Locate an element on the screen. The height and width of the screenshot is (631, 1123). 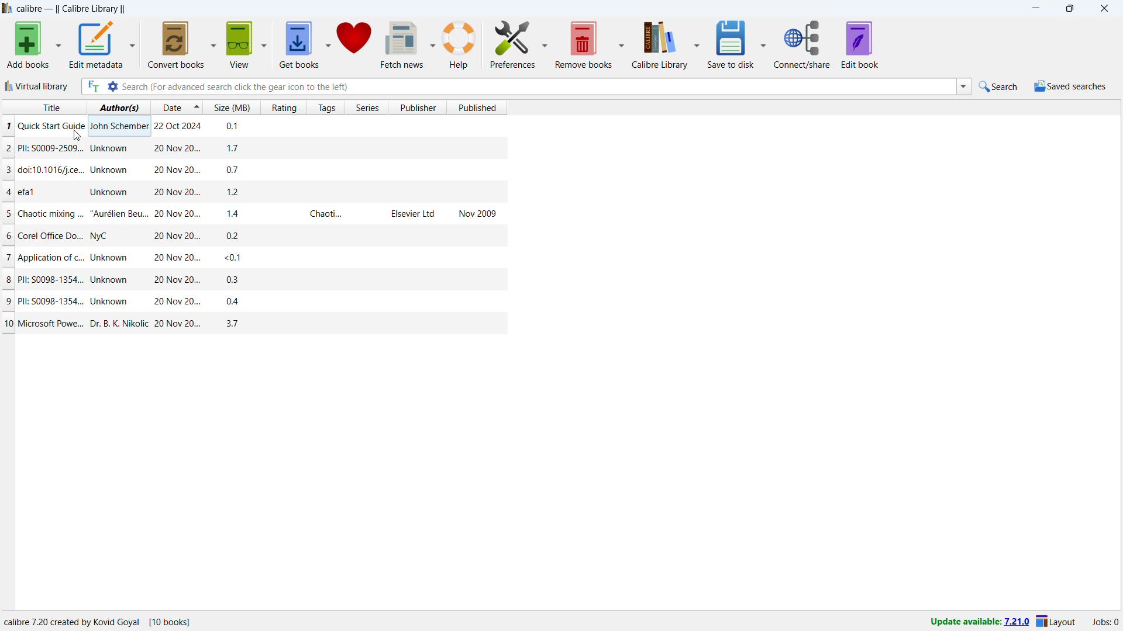
sort by title is located at coordinates (44, 106).